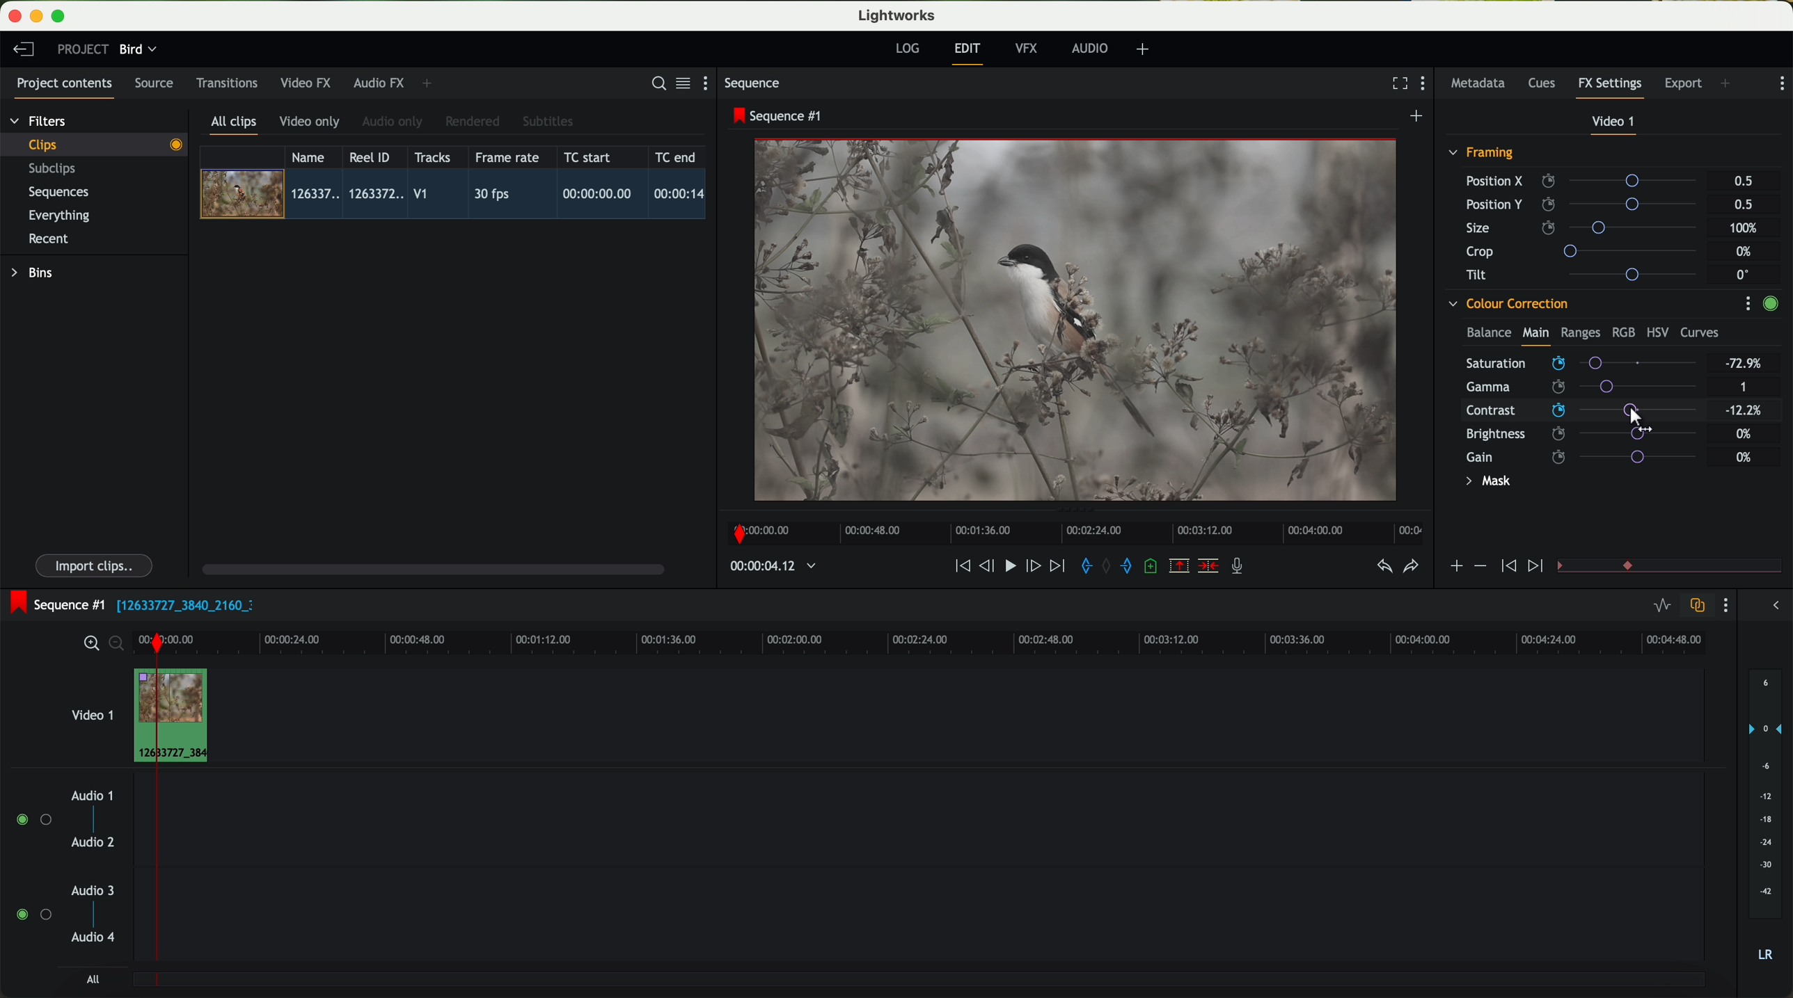  Describe the element at coordinates (1078, 320) in the screenshot. I see `applied effect` at that location.